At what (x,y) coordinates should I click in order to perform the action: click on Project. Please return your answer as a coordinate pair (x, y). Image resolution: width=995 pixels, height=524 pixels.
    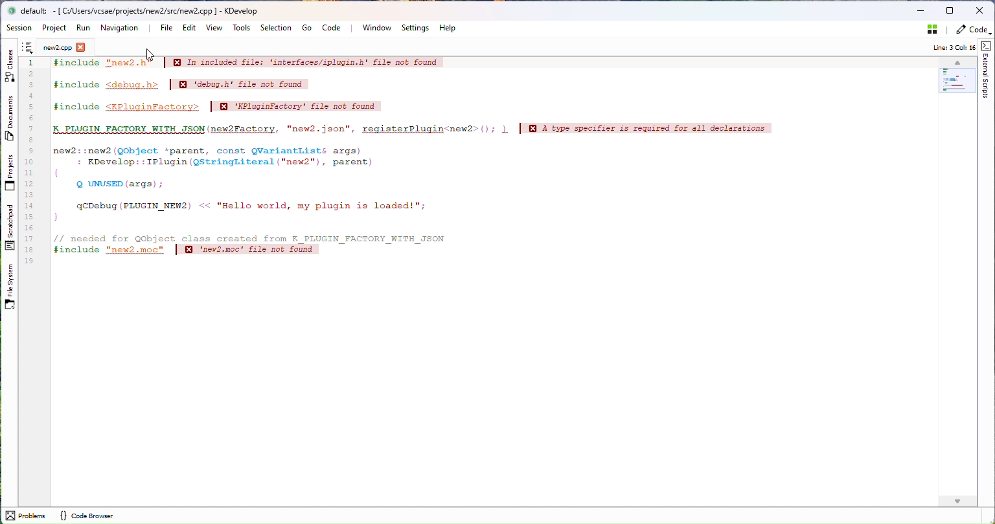
    Looking at the image, I should click on (54, 29).